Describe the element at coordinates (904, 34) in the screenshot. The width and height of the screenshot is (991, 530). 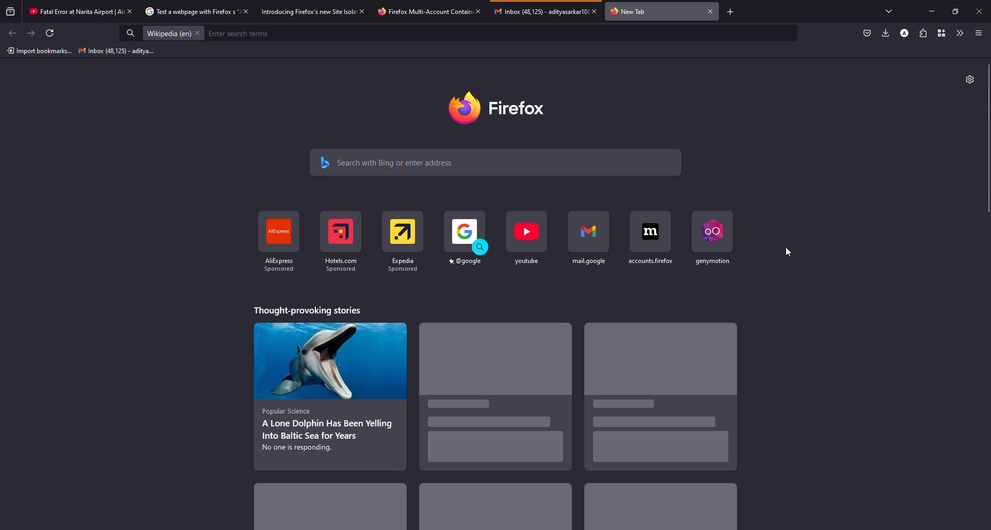
I see `profile` at that location.